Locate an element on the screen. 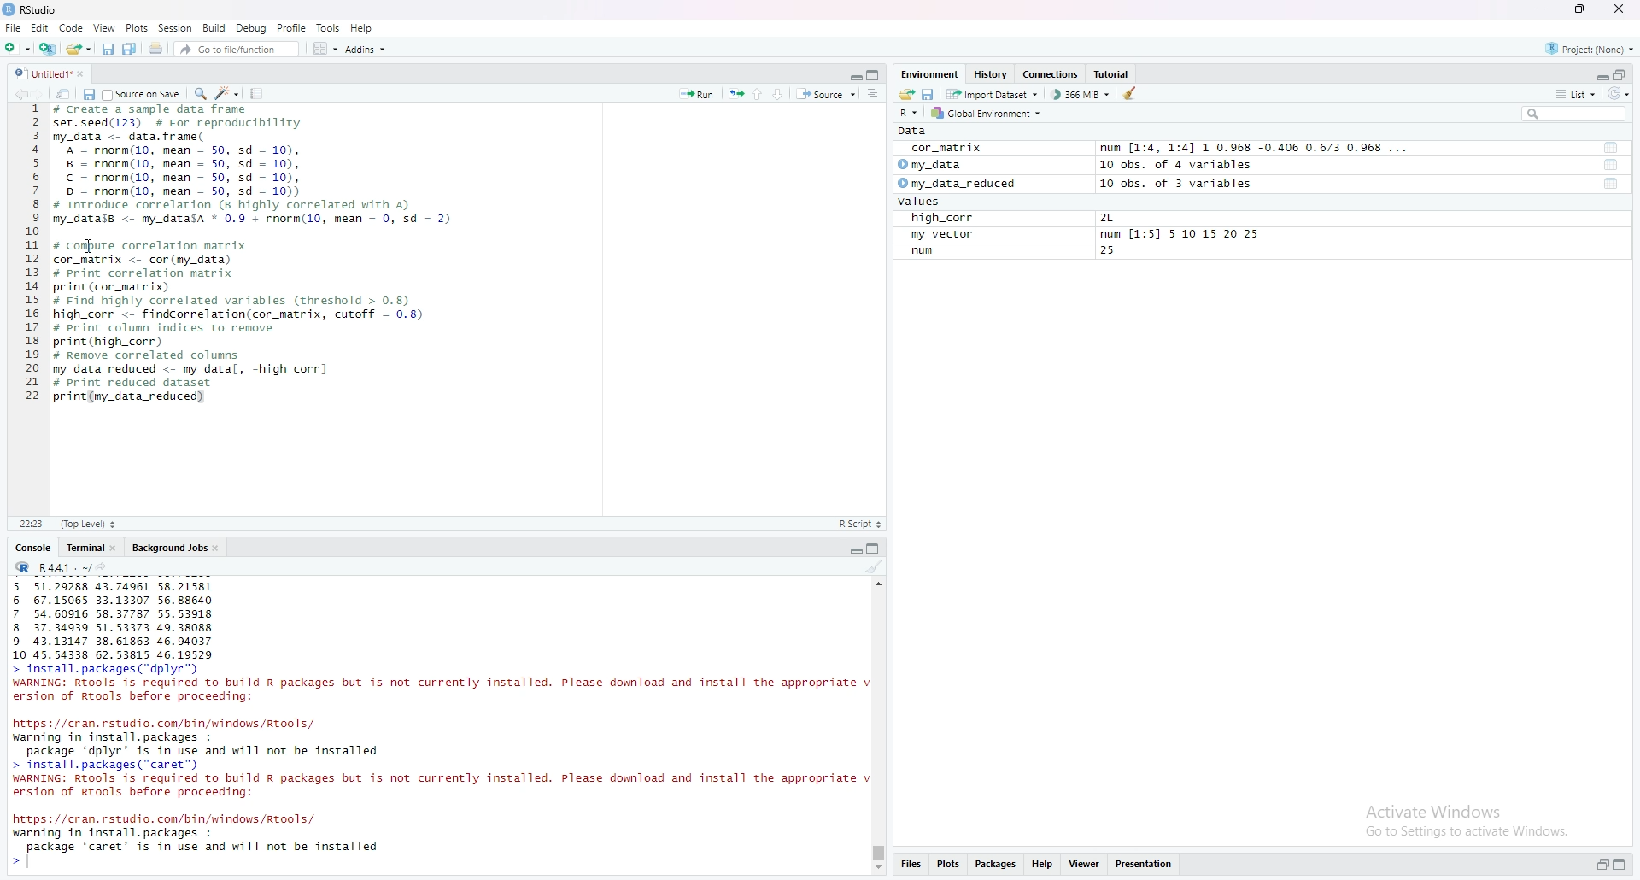 The height and width of the screenshot is (880, 1640). search is located at coordinates (202, 94).